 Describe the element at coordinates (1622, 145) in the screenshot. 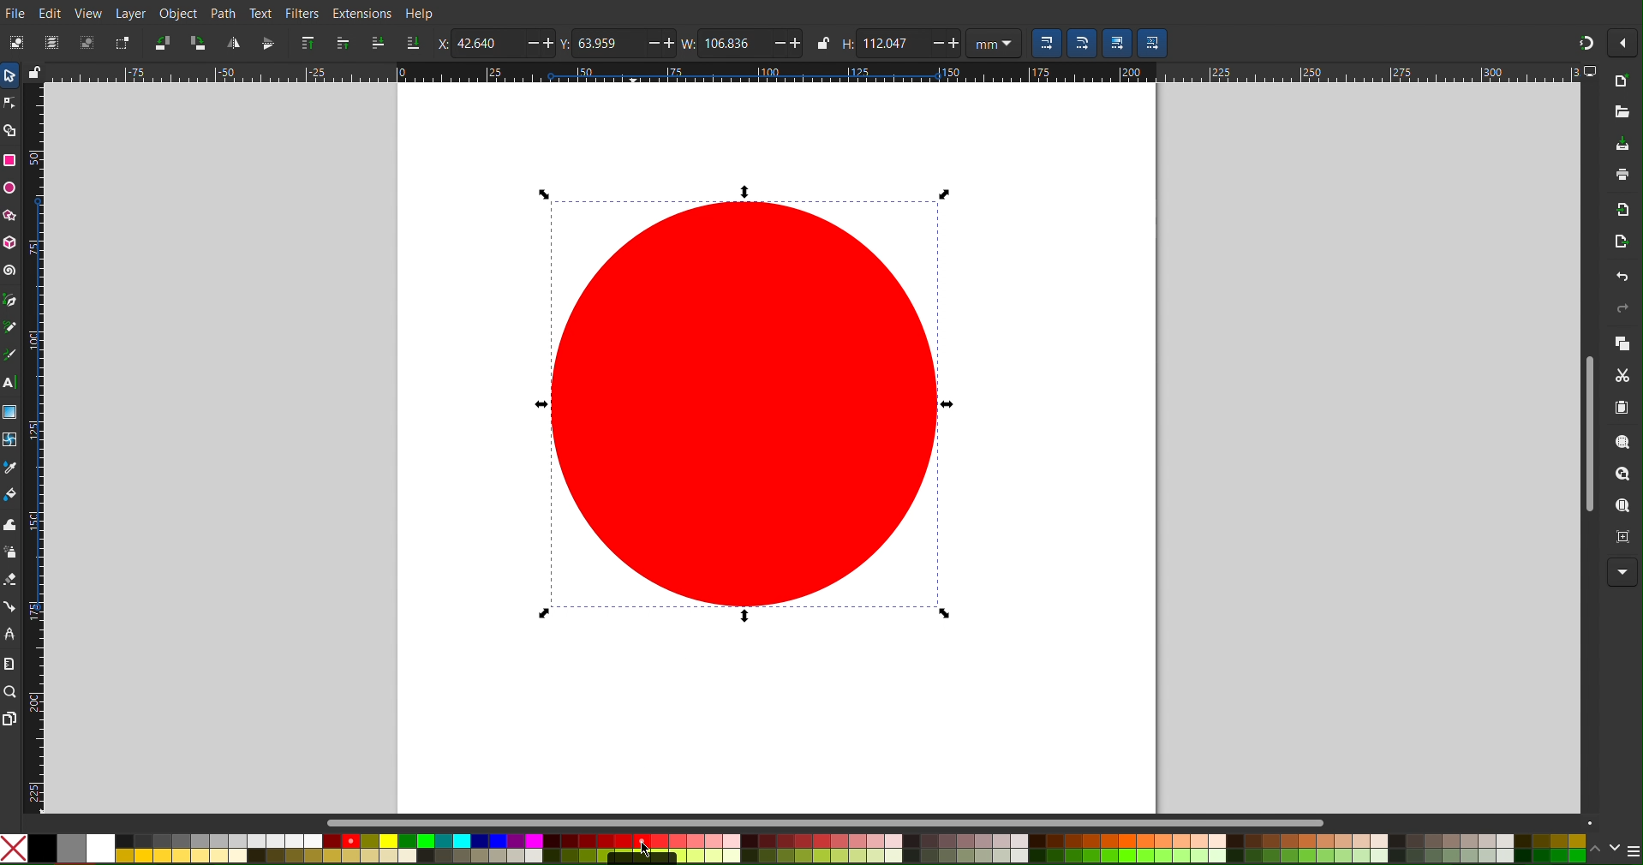

I see `Save` at that location.